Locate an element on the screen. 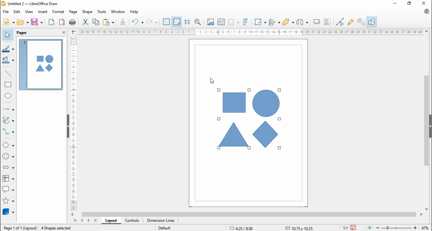  first page is located at coordinates (74, 221).